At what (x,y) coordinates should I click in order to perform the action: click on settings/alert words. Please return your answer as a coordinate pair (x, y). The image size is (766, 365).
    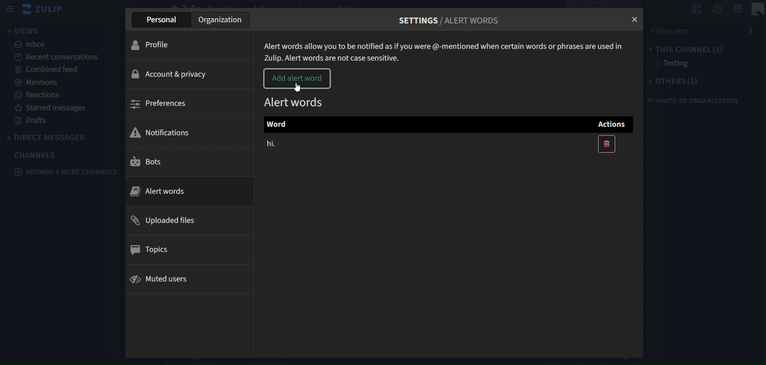
    Looking at the image, I should click on (447, 19).